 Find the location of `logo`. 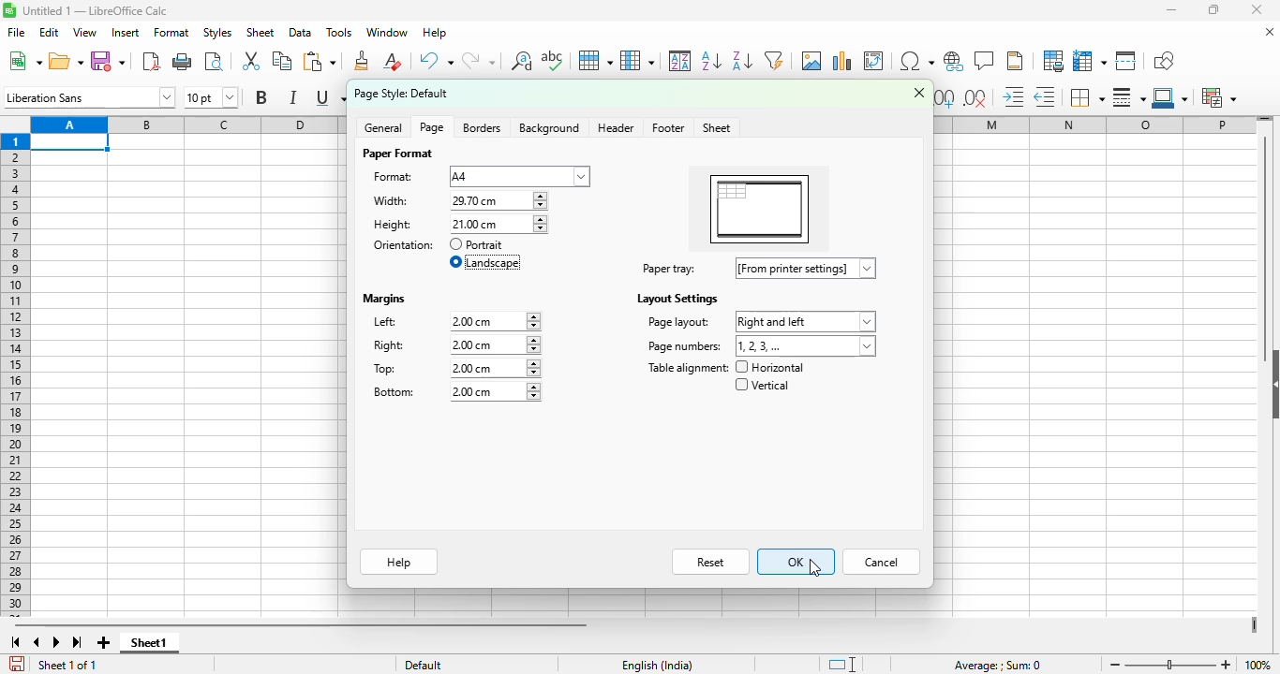

logo is located at coordinates (9, 10).